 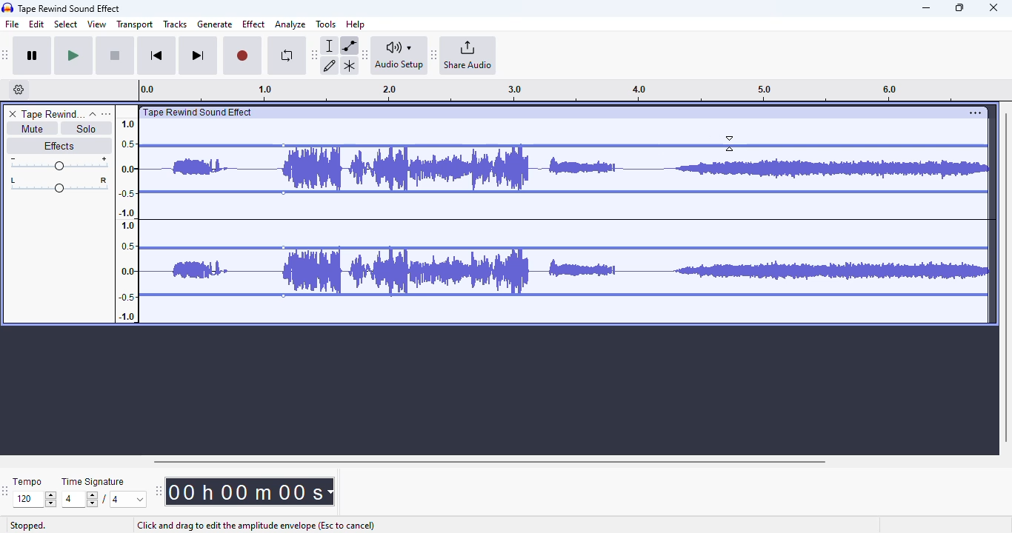 I want to click on stop, so click(x=115, y=56).